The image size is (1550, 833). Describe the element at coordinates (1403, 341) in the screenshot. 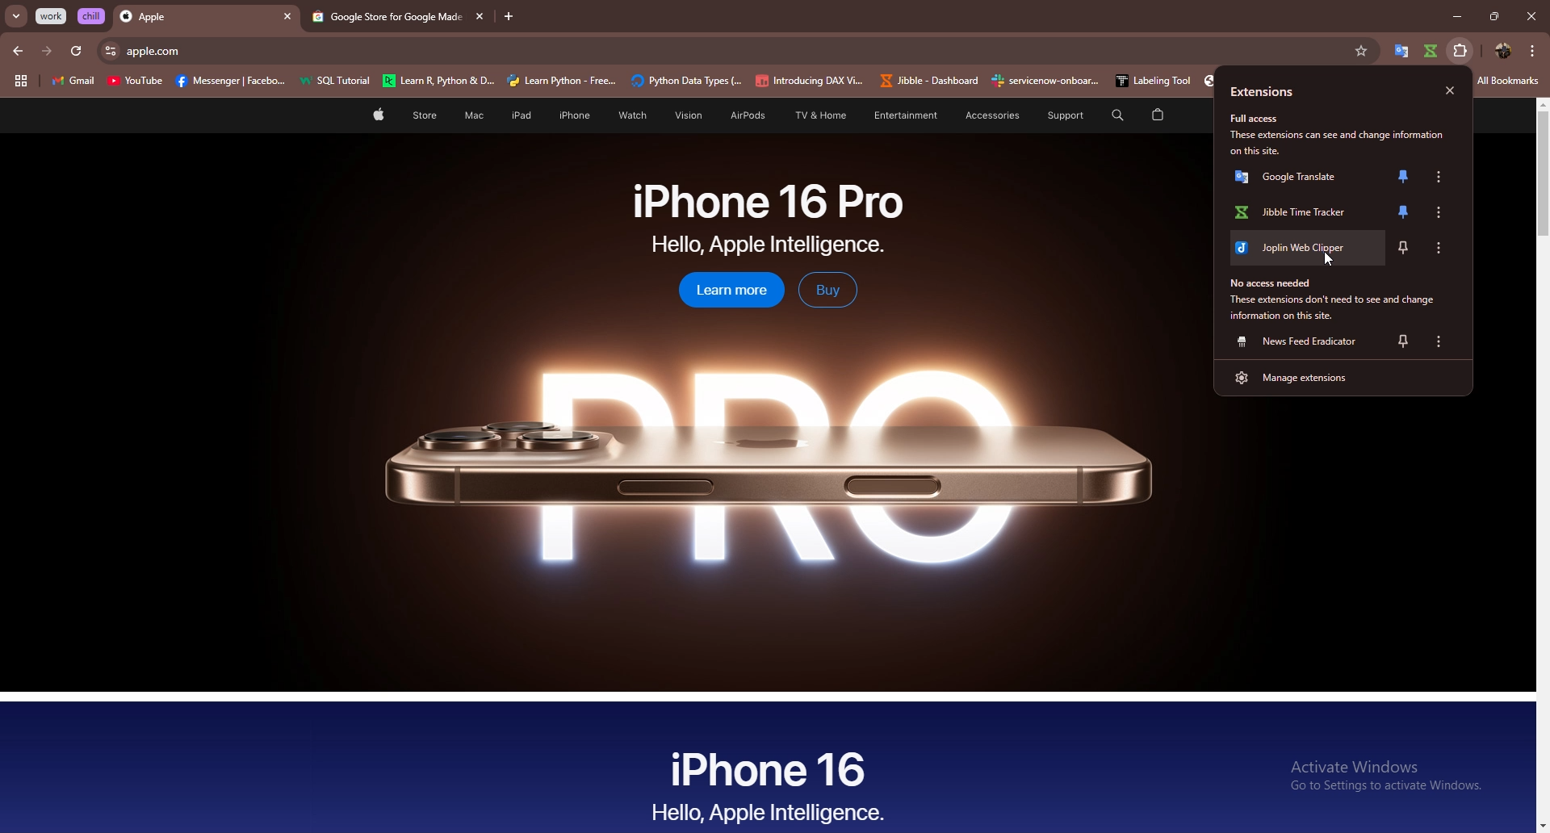

I see `pin` at that location.